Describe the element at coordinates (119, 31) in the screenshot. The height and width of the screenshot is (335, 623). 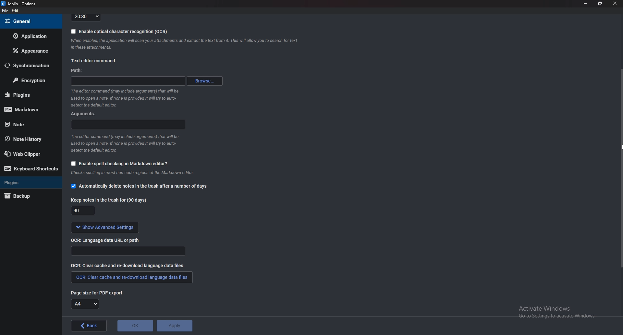
I see `Enable O C R` at that location.